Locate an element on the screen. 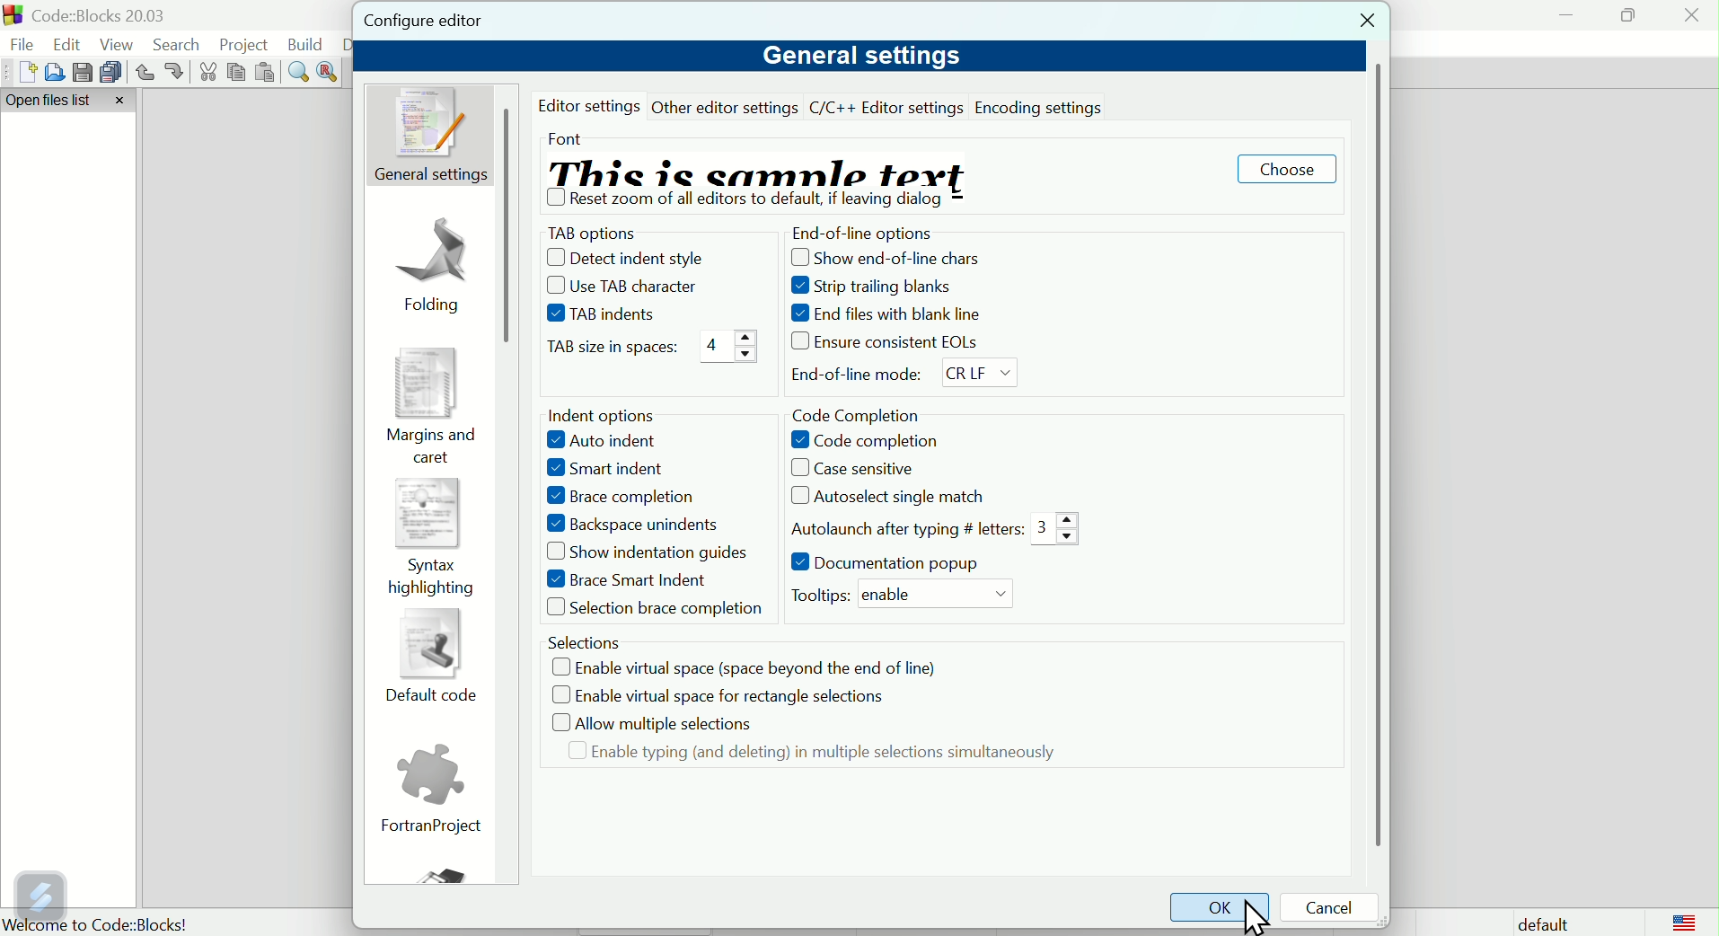 This screenshot has height=936, width=1719. Allow multiple selections is located at coordinates (653, 723).